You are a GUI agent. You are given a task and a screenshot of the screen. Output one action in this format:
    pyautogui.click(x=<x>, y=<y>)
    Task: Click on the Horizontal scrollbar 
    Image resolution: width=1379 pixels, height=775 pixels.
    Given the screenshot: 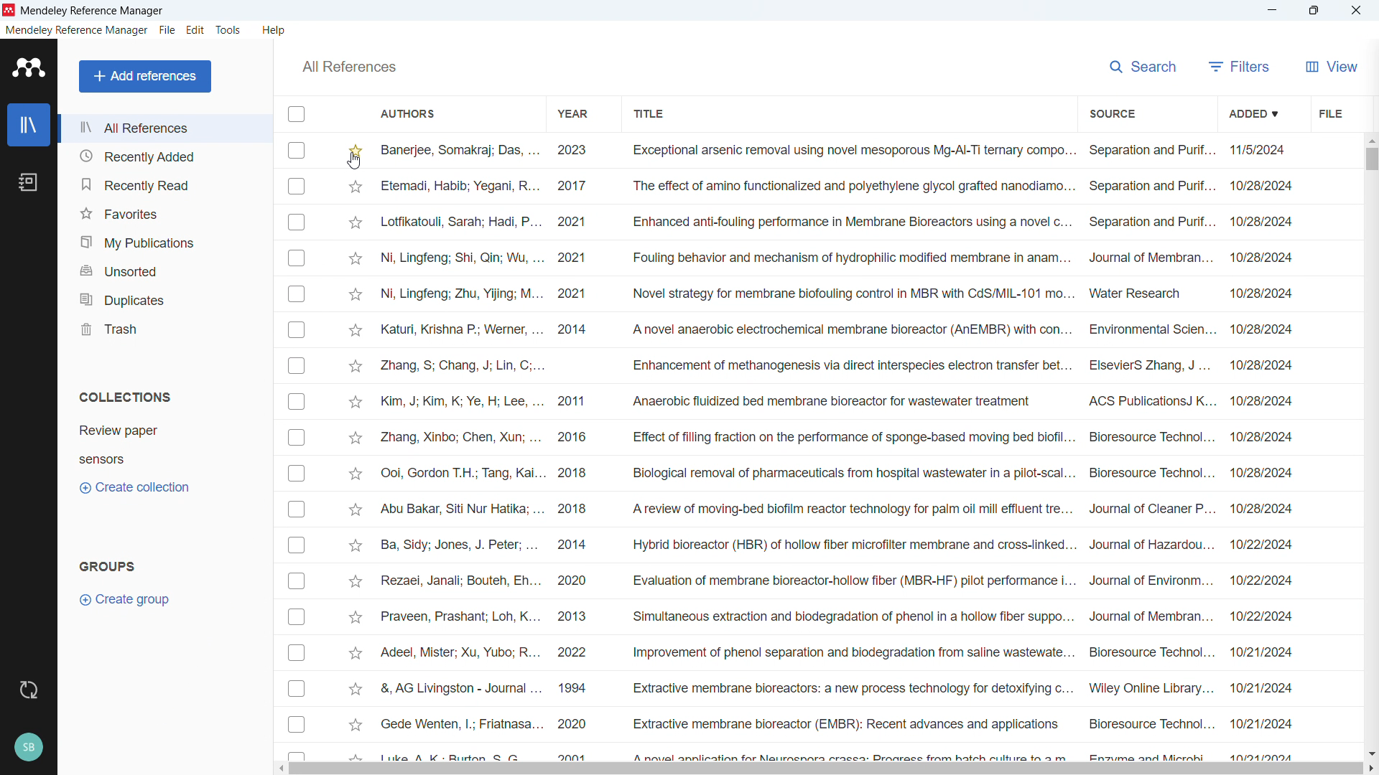 What is the action you would take?
    pyautogui.click(x=825, y=769)
    